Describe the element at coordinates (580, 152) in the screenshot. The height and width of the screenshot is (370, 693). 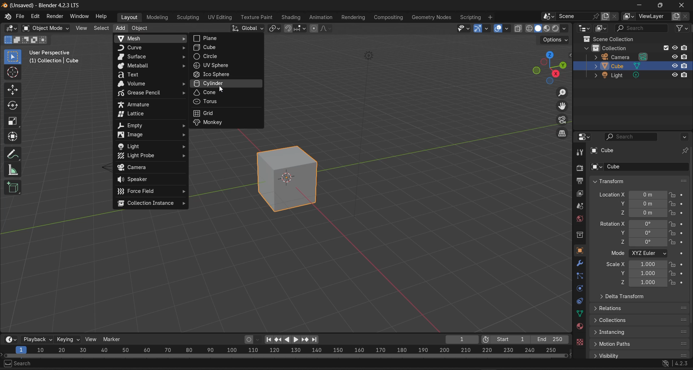
I see `tool` at that location.